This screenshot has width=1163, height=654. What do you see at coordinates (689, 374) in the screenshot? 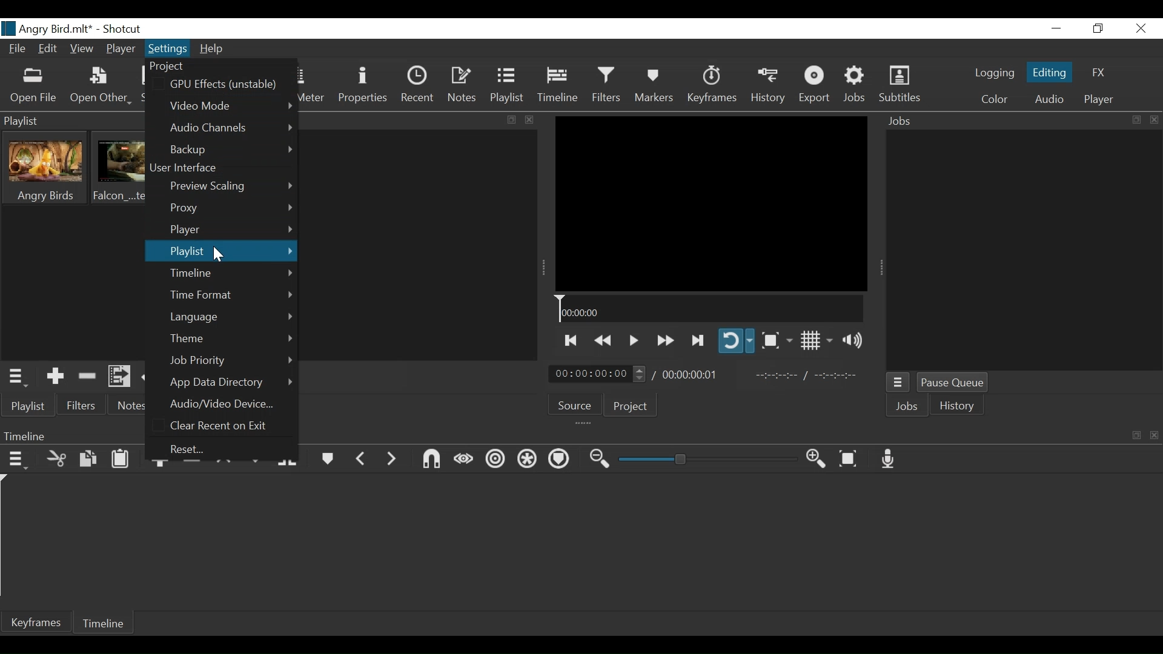
I see `Total Duration` at bounding box center [689, 374].